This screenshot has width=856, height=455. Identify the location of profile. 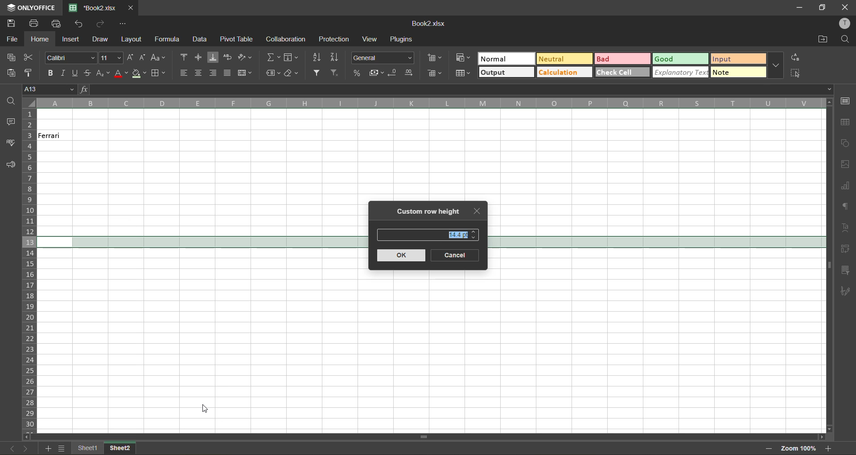
(844, 24).